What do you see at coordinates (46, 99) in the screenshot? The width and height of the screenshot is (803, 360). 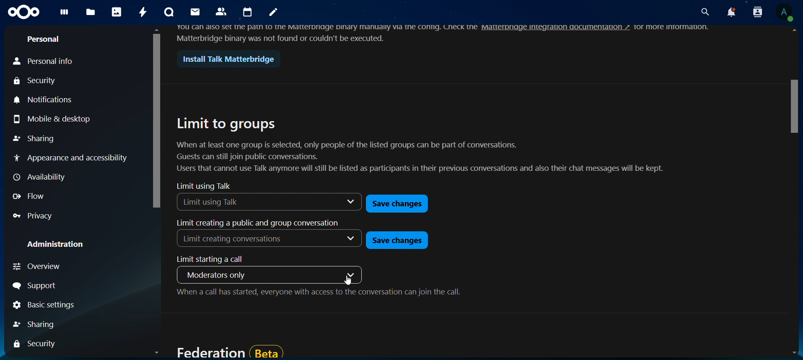 I see `notifications` at bounding box center [46, 99].